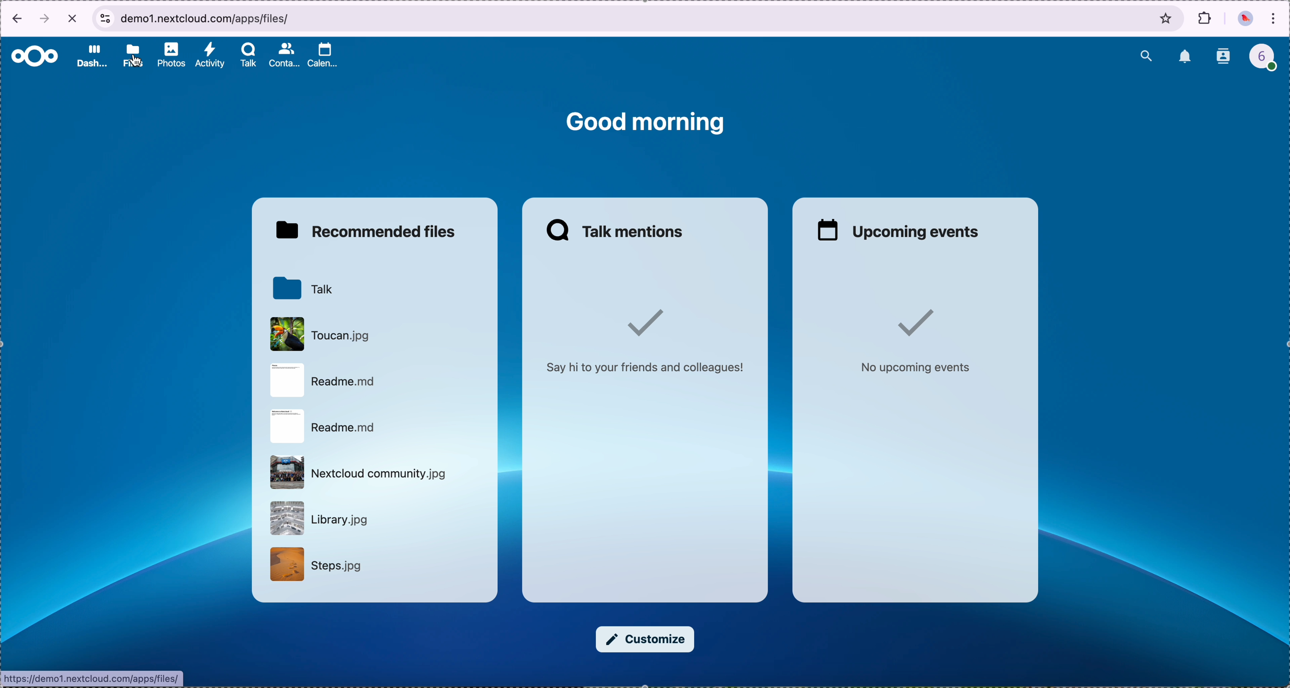 The width and height of the screenshot is (1290, 688). I want to click on cursor, so click(138, 62).